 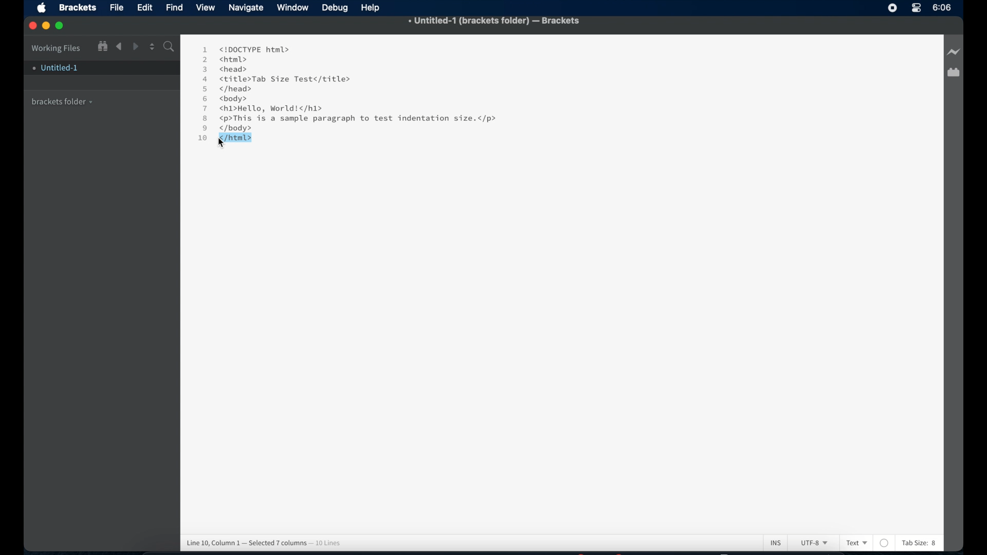 I want to click on 6:06, so click(x=942, y=7).